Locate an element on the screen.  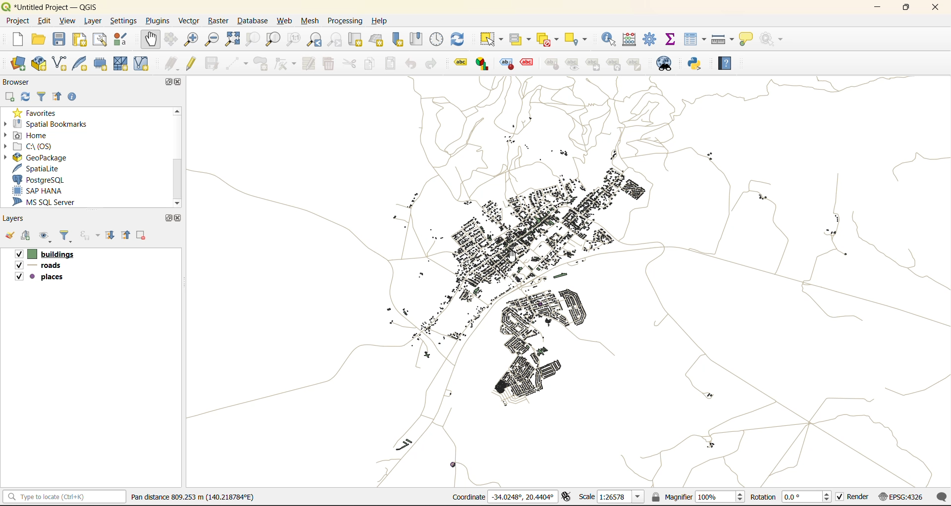
toolbox is located at coordinates (651, 39).